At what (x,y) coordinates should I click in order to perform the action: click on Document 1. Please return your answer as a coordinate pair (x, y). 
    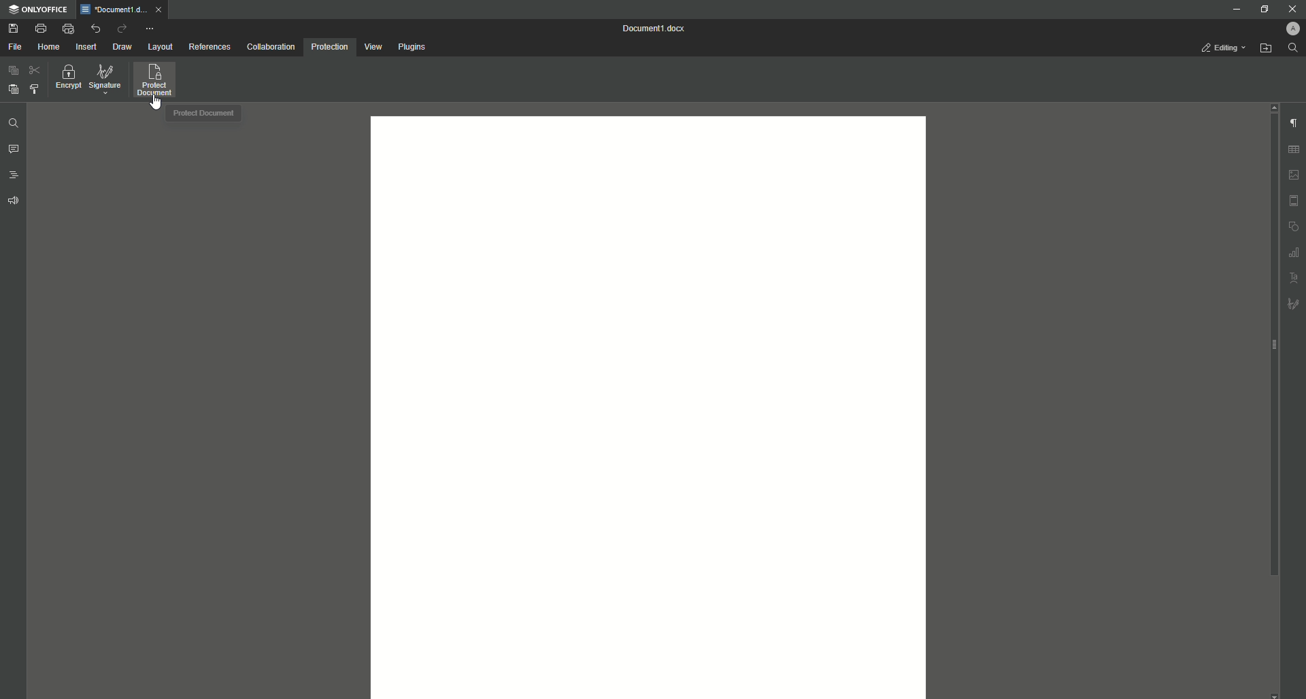
    Looking at the image, I should click on (656, 29).